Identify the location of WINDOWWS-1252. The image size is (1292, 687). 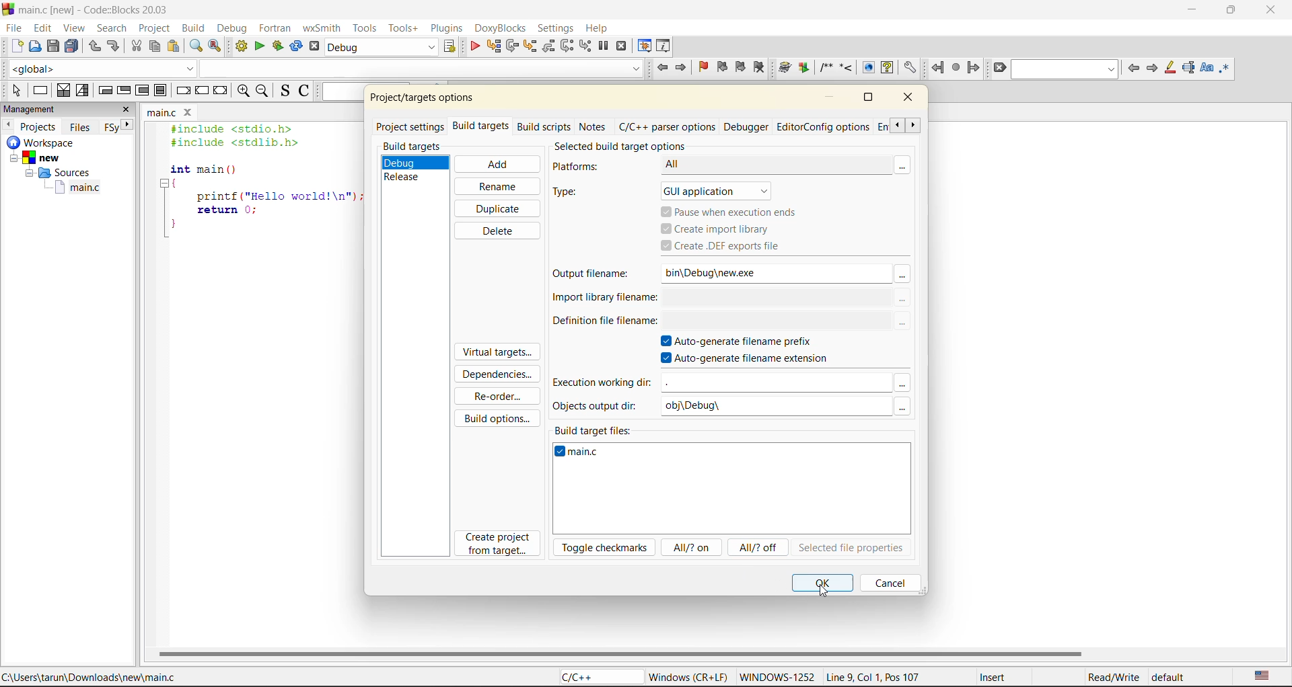
(779, 676).